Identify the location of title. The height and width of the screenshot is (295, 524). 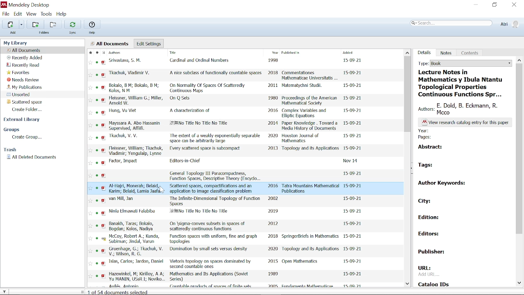
(216, 175).